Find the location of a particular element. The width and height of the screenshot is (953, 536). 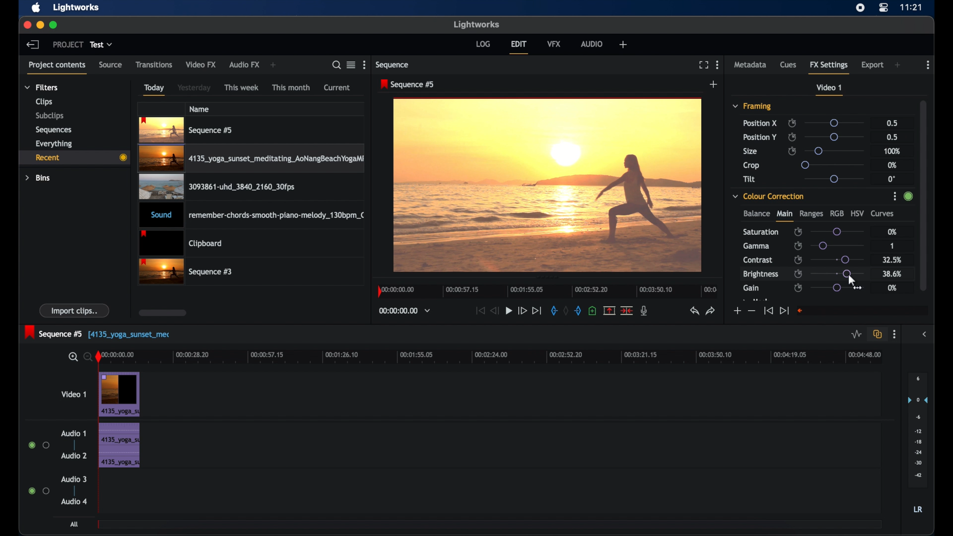

timeline is located at coordinates (548, 290).